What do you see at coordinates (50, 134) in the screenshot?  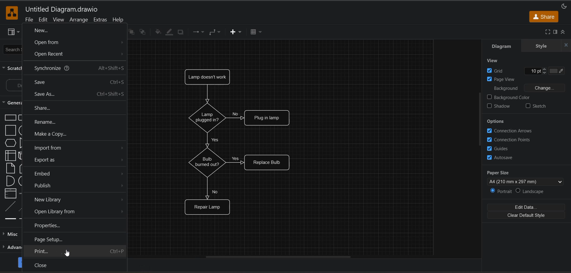 I see `make a copy` at bounding box center [50, 134].